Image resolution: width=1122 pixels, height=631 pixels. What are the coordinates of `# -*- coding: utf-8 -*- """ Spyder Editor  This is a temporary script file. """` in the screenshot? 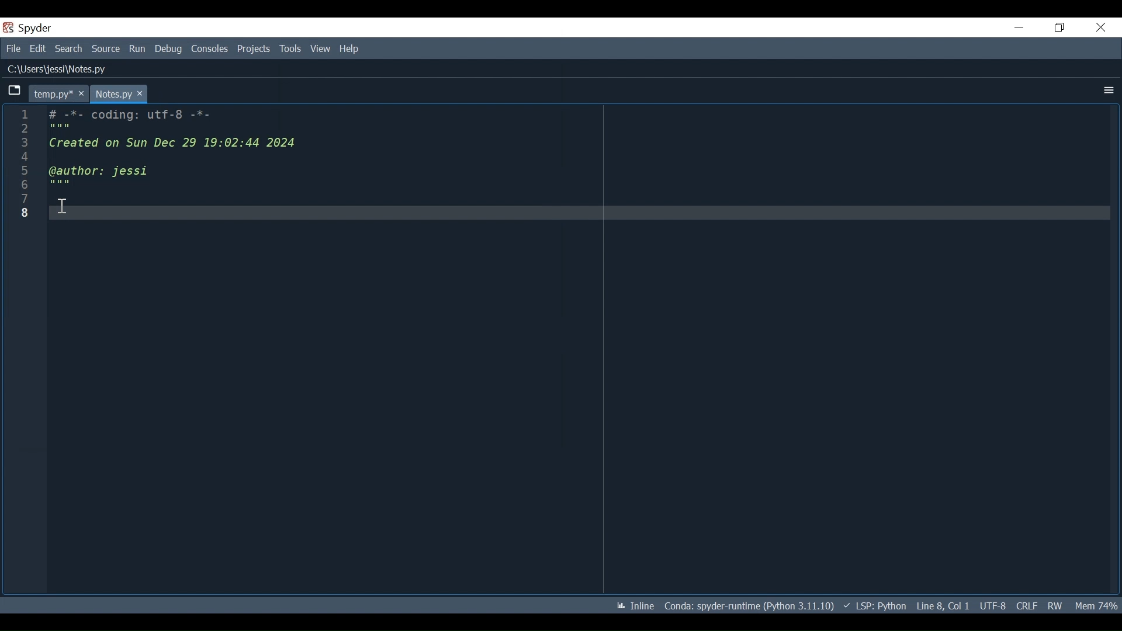 It's located at (578, 168).